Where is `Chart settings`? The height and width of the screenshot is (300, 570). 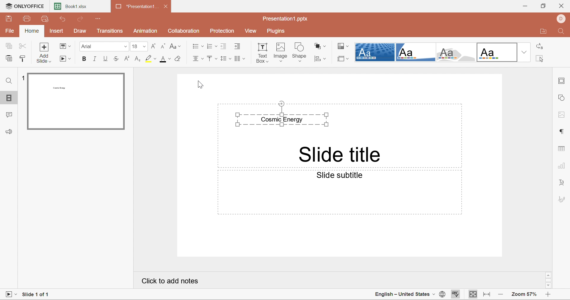 Chart settings is located at coordinates (562, 167).